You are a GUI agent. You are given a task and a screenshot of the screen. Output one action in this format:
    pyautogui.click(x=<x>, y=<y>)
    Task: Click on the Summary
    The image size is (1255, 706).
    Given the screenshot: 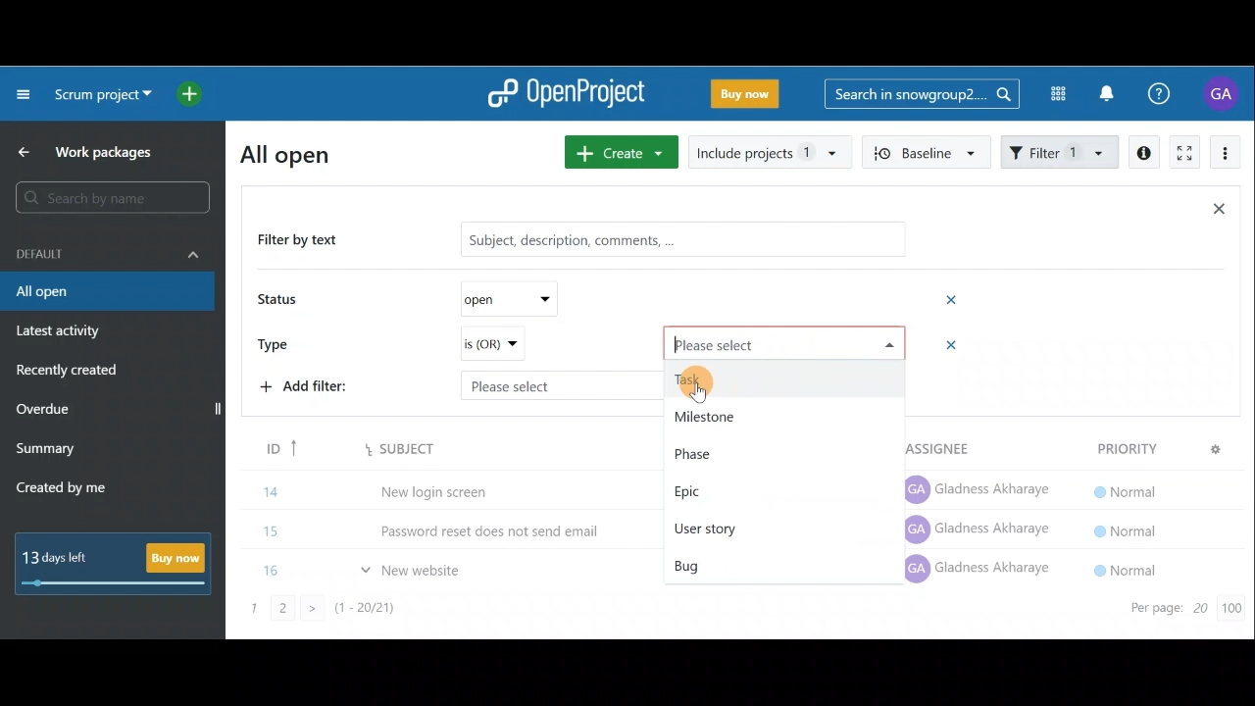 What is the action you would take?
    pyautogui.click(x=46, y=451)
    